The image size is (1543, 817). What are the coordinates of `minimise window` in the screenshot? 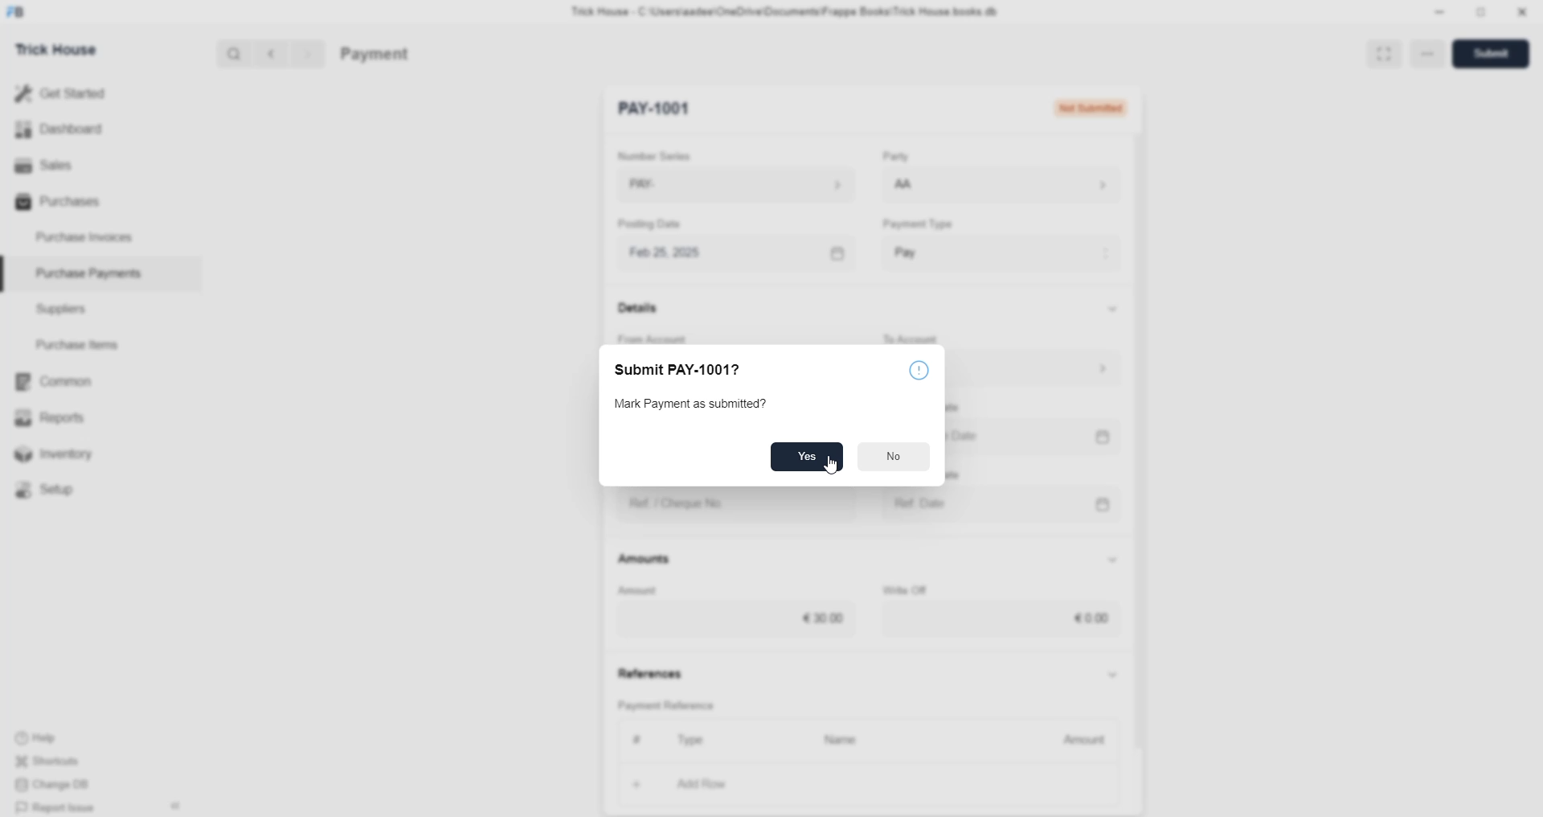 It's located at (1480, 14).